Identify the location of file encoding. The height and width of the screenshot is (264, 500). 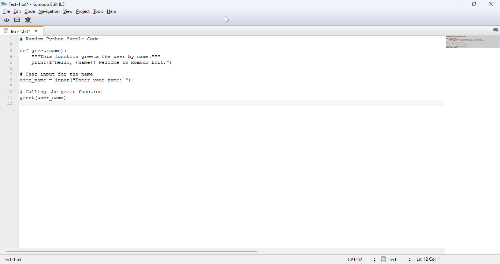
(362, 260).